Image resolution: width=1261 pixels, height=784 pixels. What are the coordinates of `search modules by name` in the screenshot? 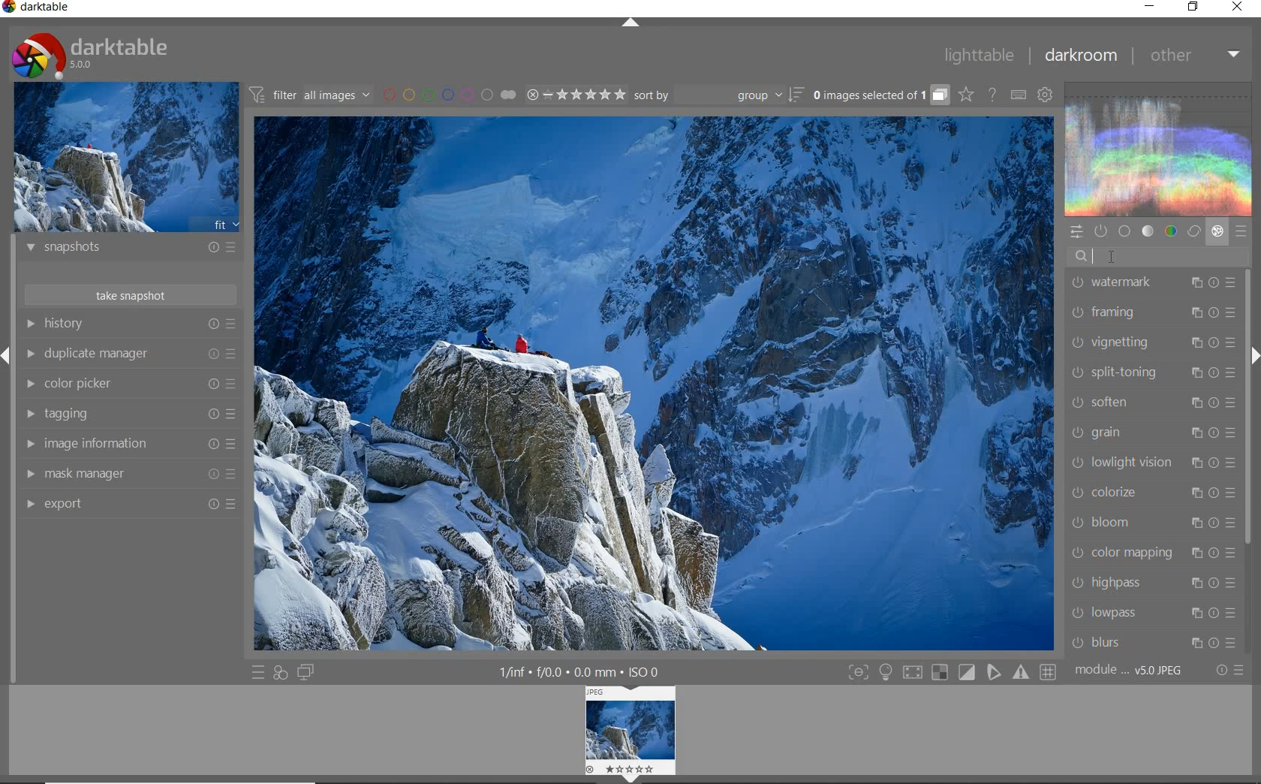 It's located at (1157, 255).